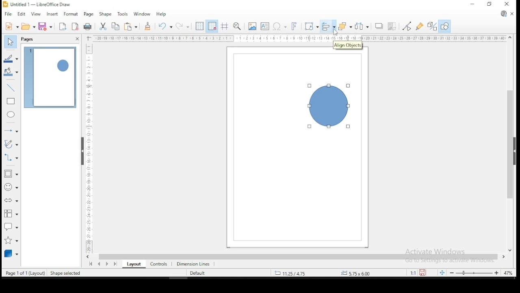  What do you see at coordinates (420, 27) in the screenshot?
I see `show gluepoint functions` at bounding box center [420, 27].